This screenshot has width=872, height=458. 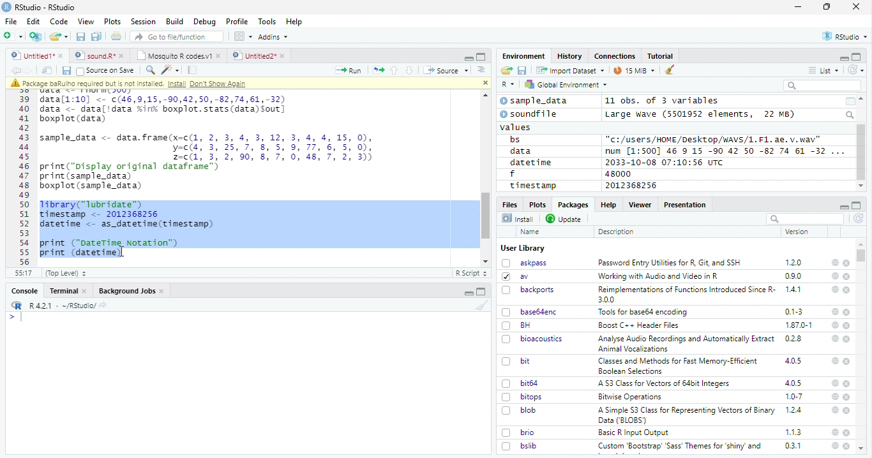 What do you see at coordinates (507, 71) in the screenshot?
I see `Load workspace` at bounding box center [507, 71].